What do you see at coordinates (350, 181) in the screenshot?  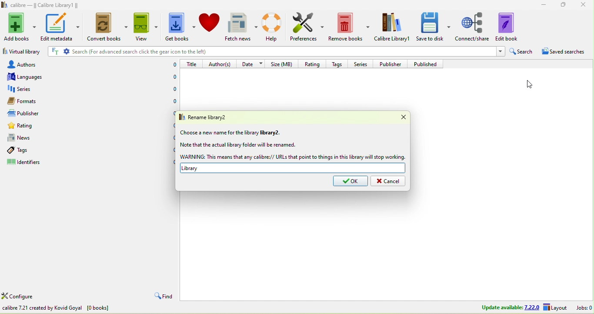 I see `ok` at bounding box center [350, 181].